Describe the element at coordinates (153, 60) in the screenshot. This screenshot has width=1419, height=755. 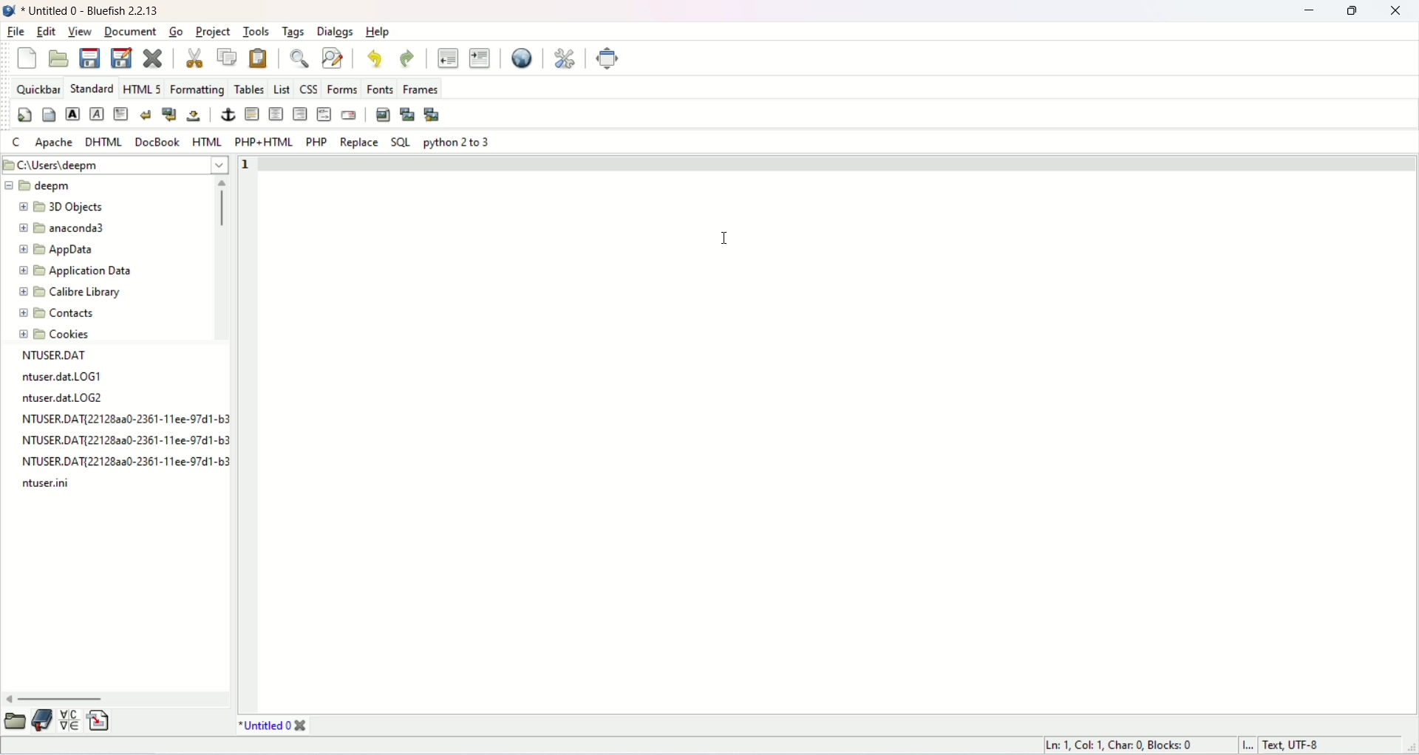
I see `close current file` at that location.